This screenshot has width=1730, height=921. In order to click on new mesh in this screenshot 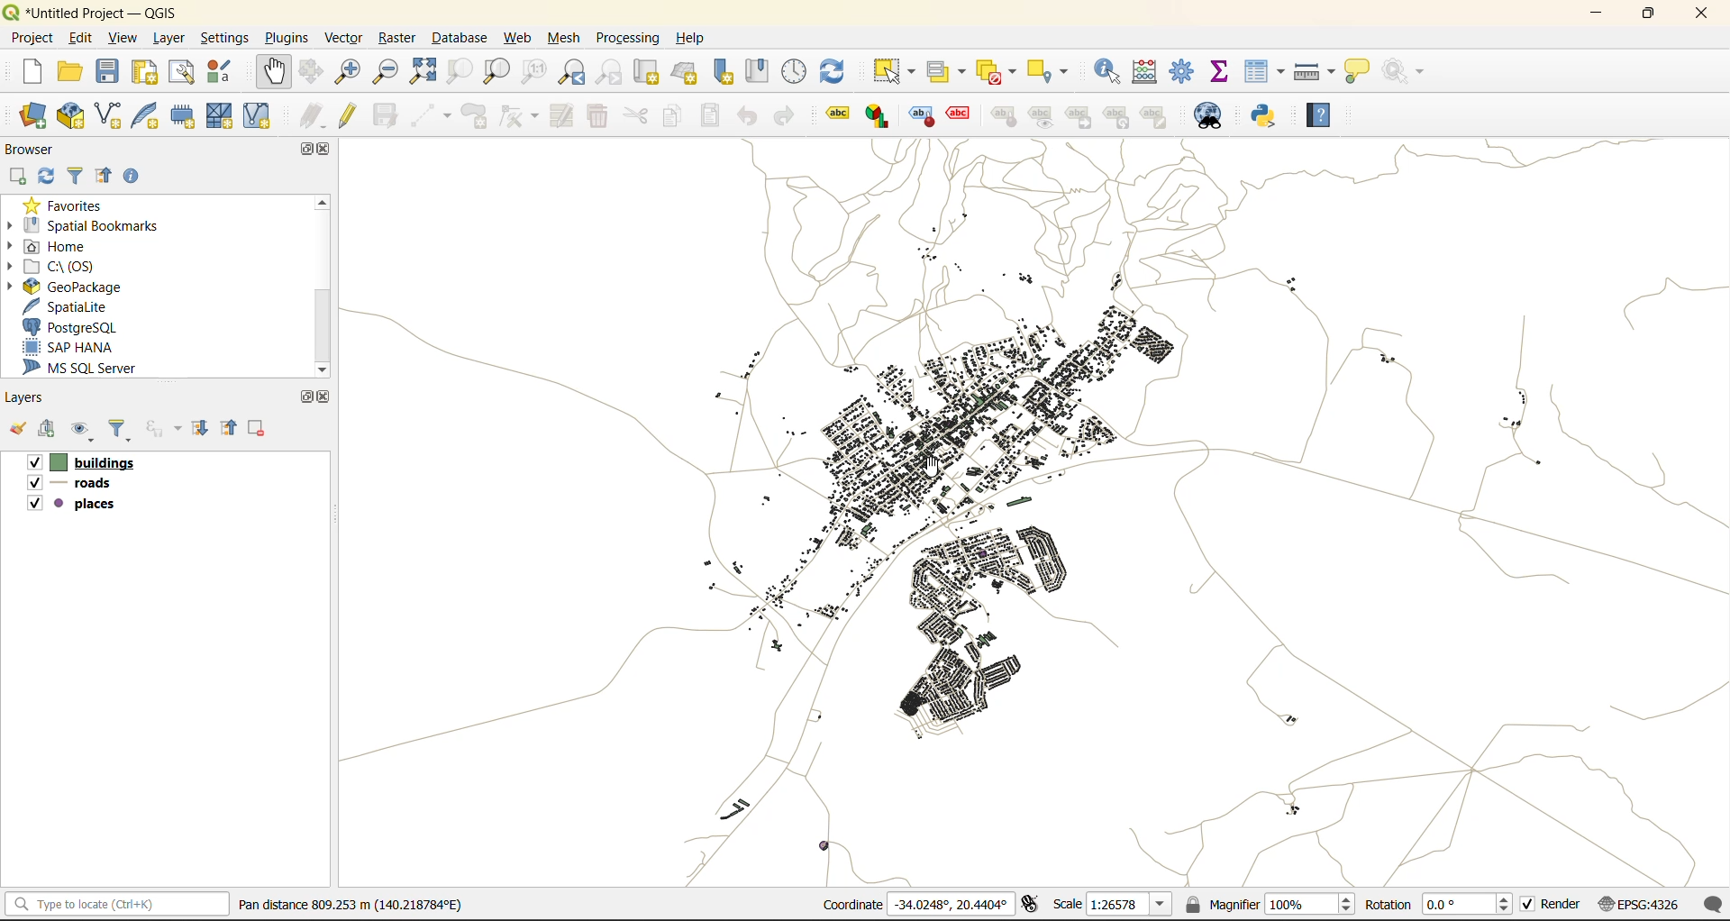, I will do `click(220, 114)`.